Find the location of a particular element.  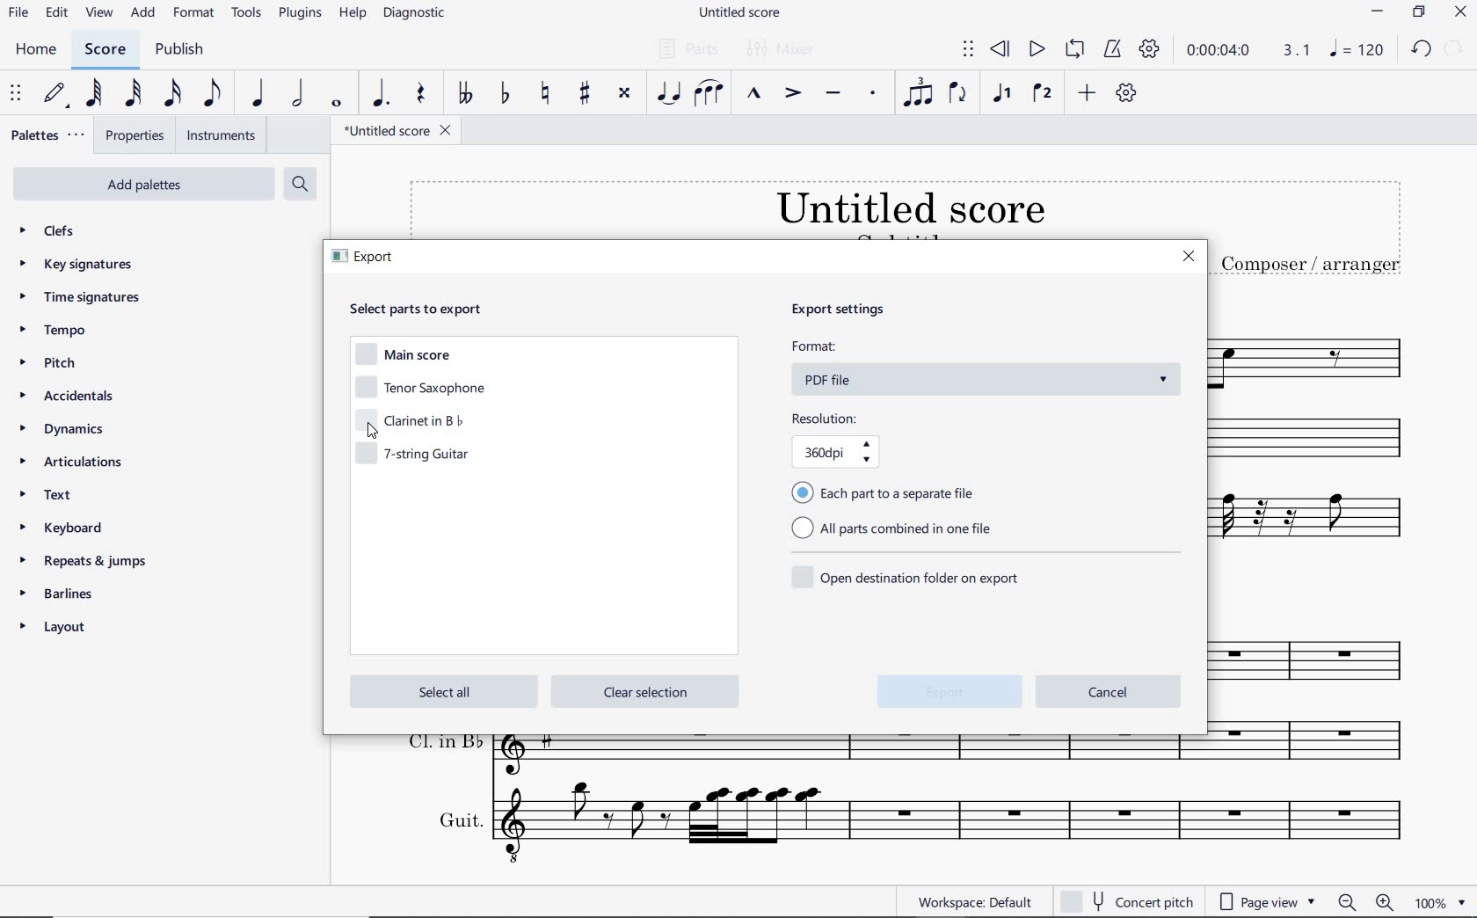

64TH NOTE is located at coordinates (94, 95).